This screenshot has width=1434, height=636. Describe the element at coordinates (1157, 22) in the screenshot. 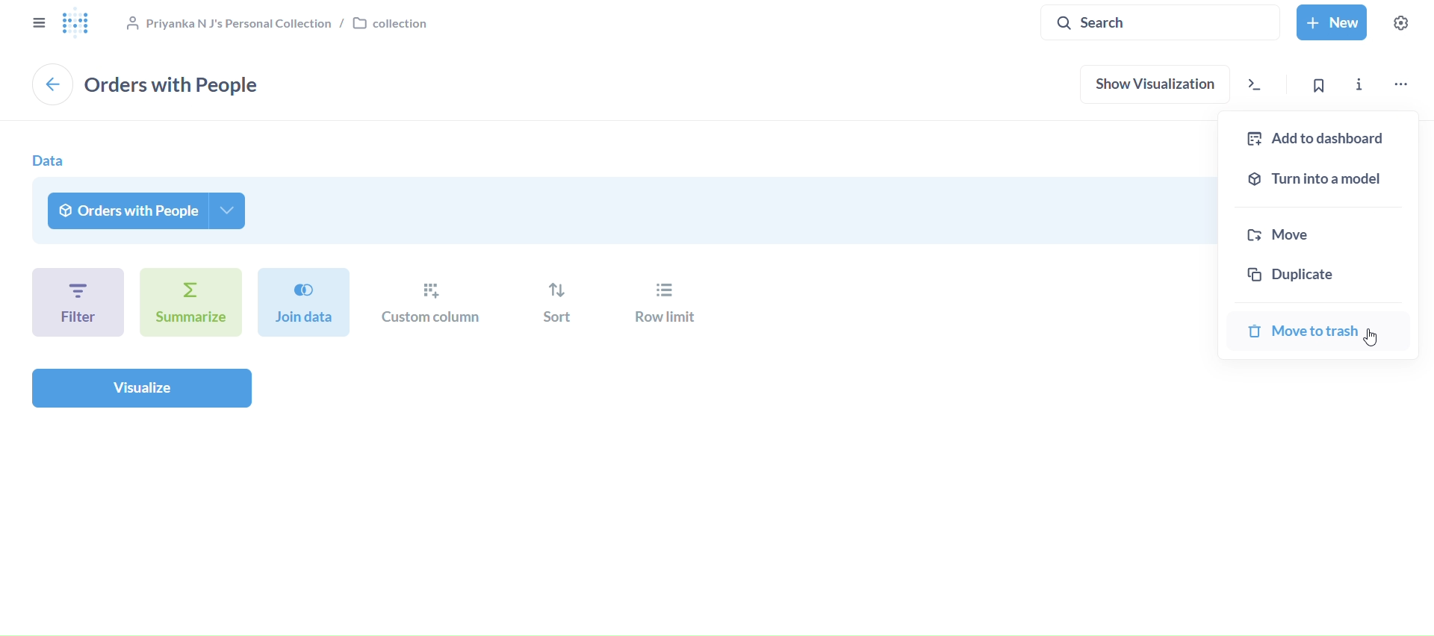

I see `search` at that location.